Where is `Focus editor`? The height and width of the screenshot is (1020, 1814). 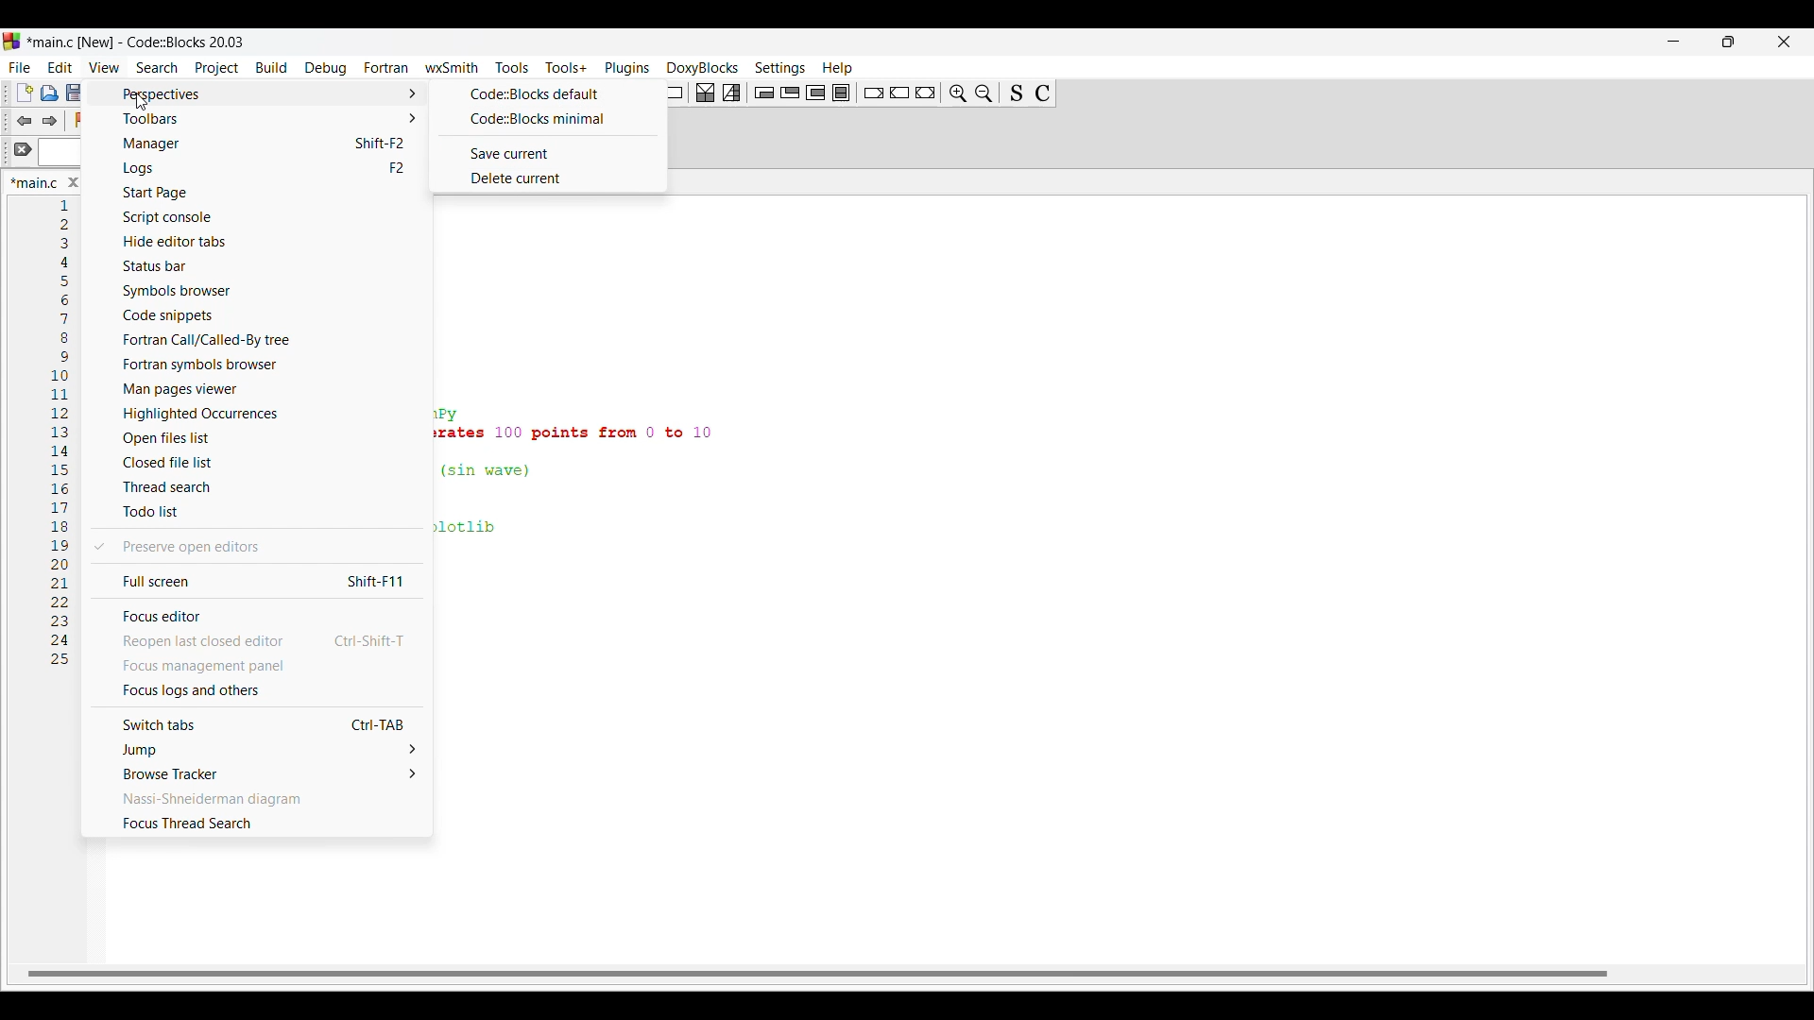 Focus editor is located at coordinates (255, 615).